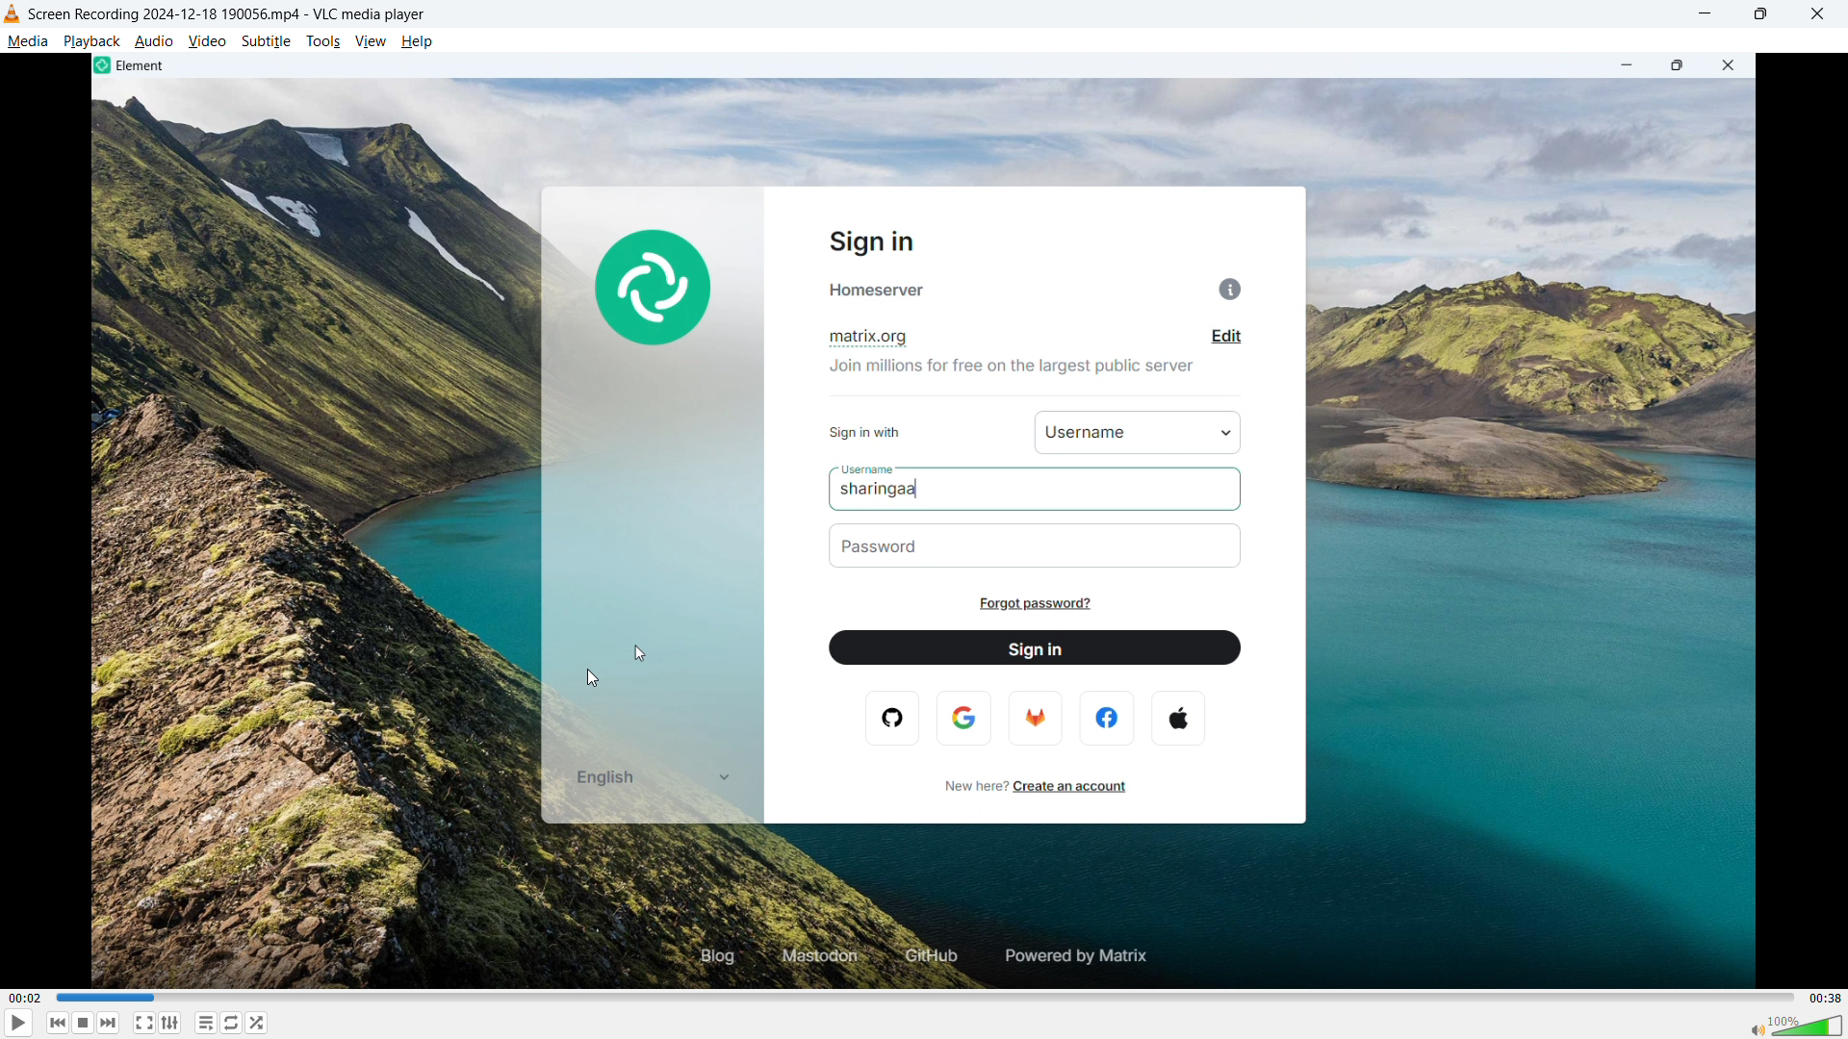 This screenshot has height=1039, width=1848. I want to click on Element logo, so click(652, 284).